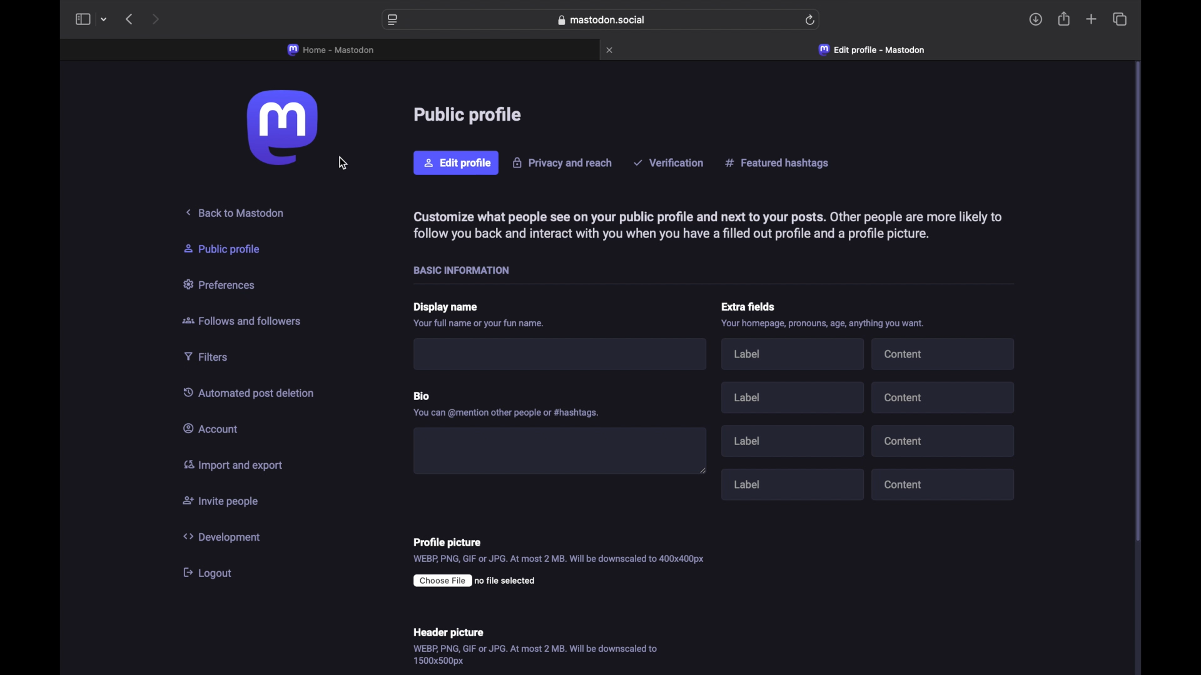 Image resolution: width=1201 pixels, height=675 pixels. What do you see at coordinates (1138, 303) in the screenshot?
I see `scroll bar` at bounding box center [1138, 303].